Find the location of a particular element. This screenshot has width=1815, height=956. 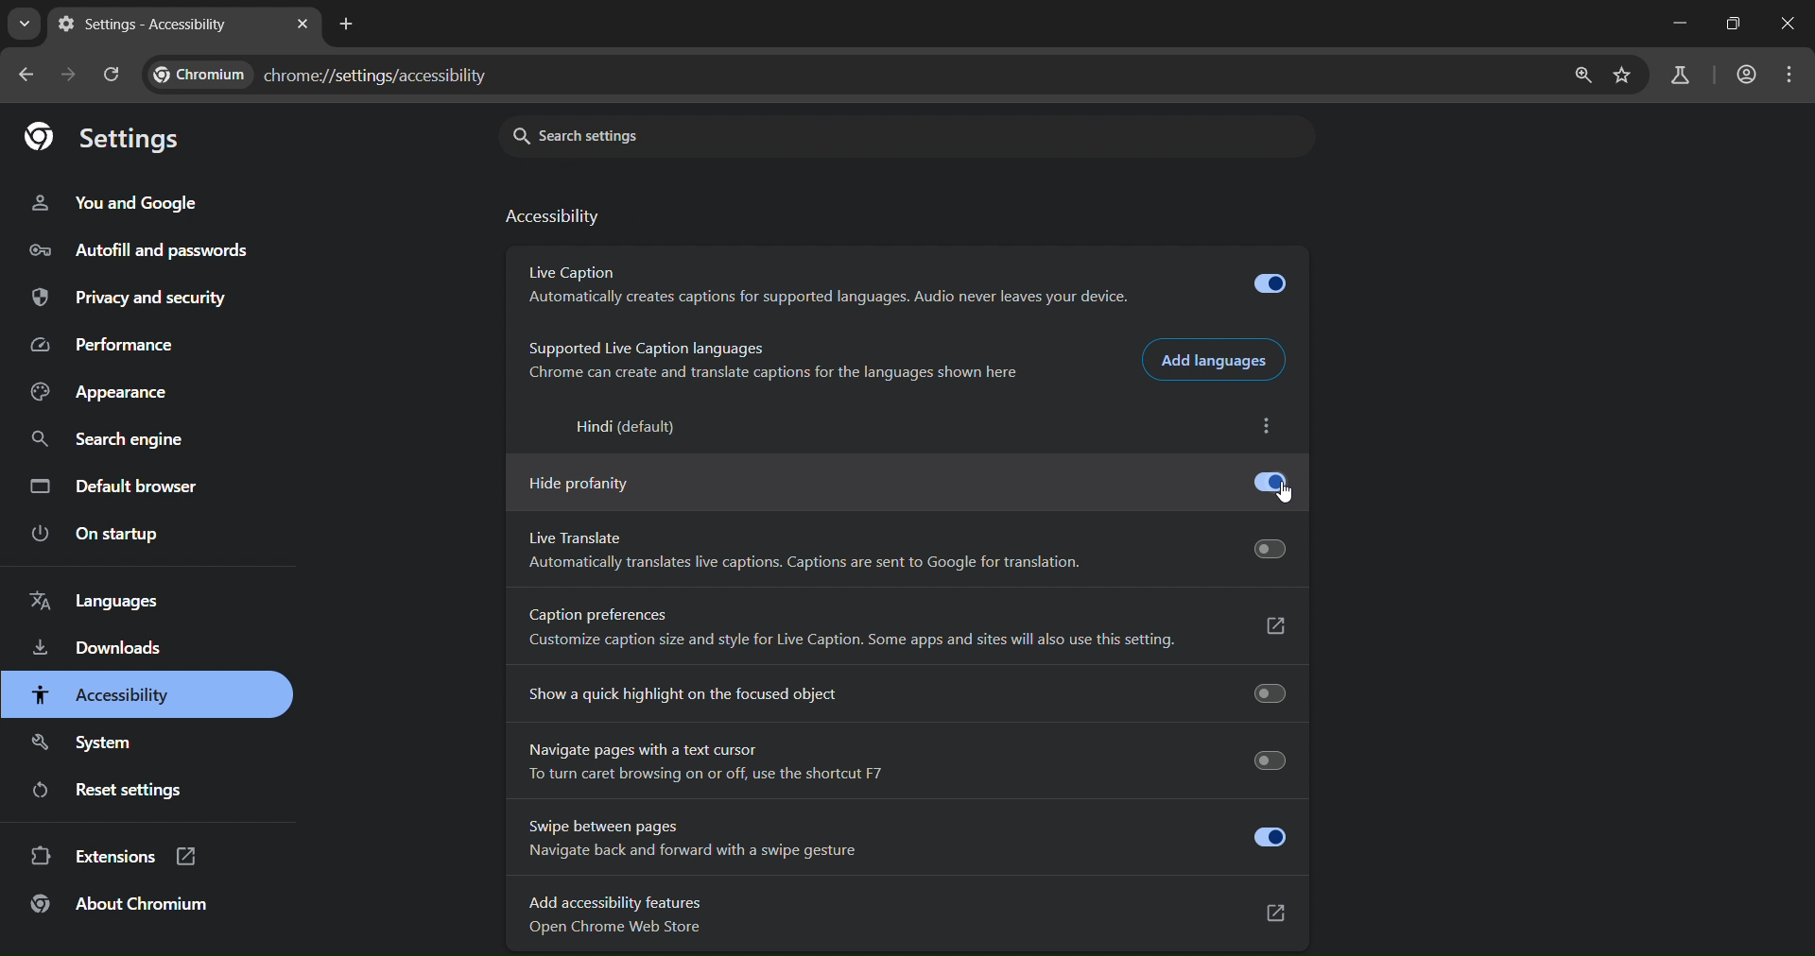

system is located at coordinates (93, 745).